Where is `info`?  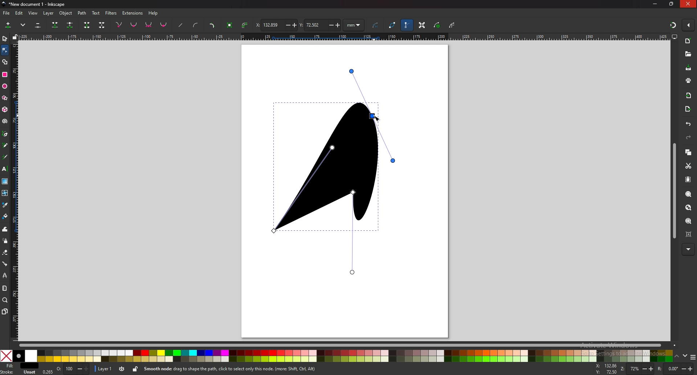 info is located at coordinates (246, 369).